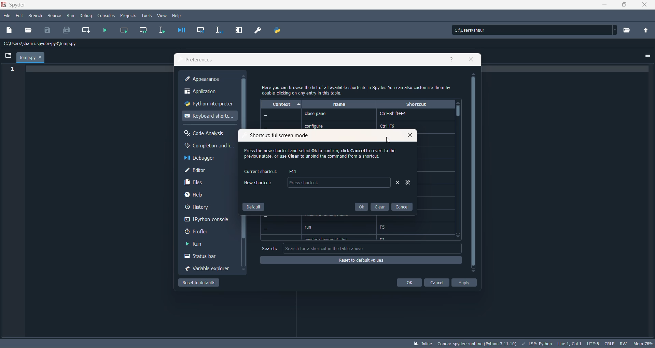 The height and width of the screenshot is (348, 655). I want to click on maximize, so click(625, 5).